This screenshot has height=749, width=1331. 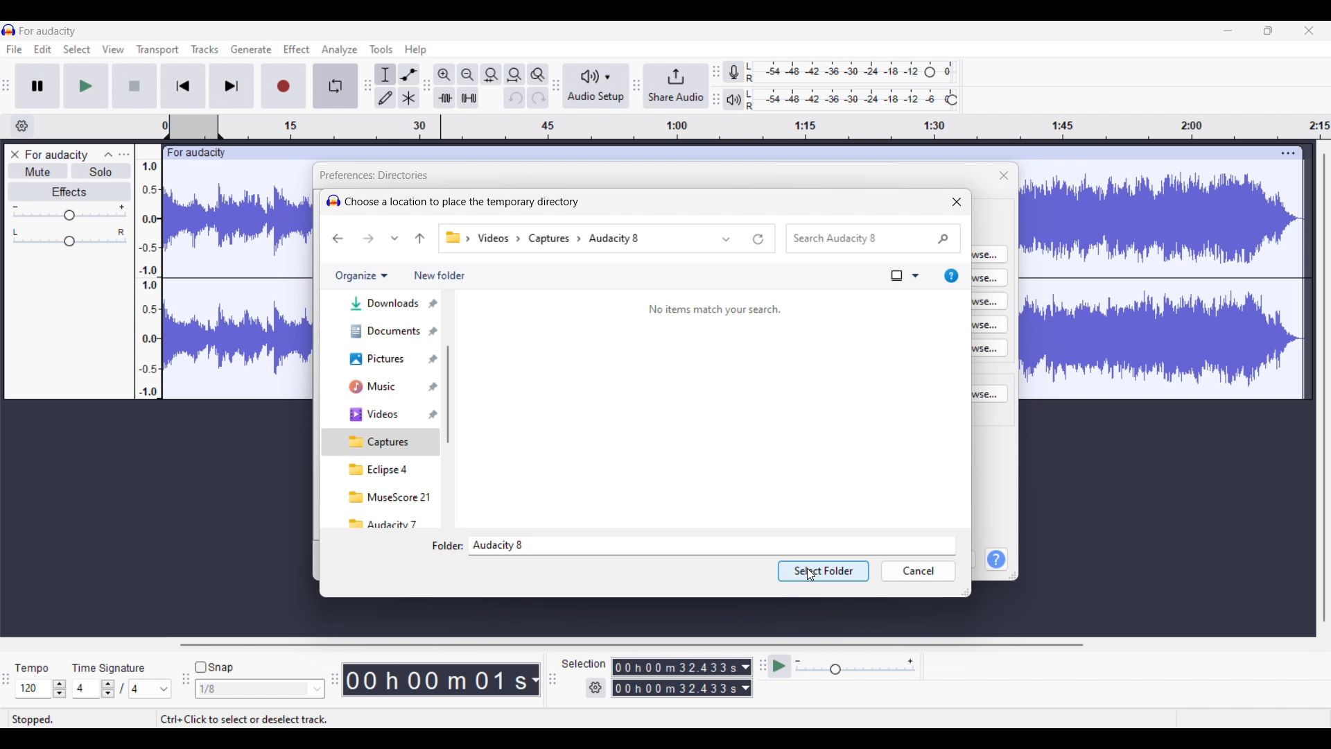 What do you see at coordinates (40, 172) in the screenshot?
I see `Mute` at bounding box center [40, 172].